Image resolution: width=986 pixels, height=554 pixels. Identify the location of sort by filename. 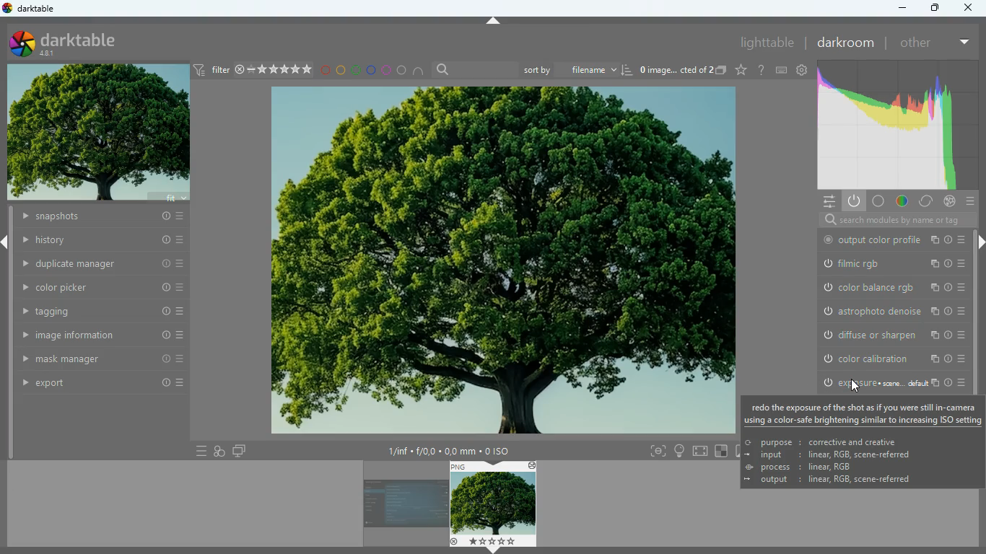
(577, 69).